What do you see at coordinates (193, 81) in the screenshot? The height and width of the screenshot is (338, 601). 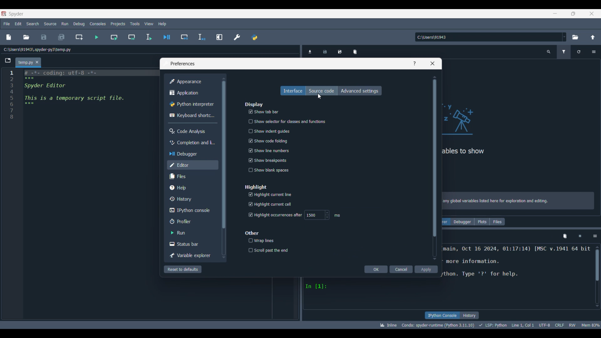 I see `Appearance` at bounding box center [193, 81].